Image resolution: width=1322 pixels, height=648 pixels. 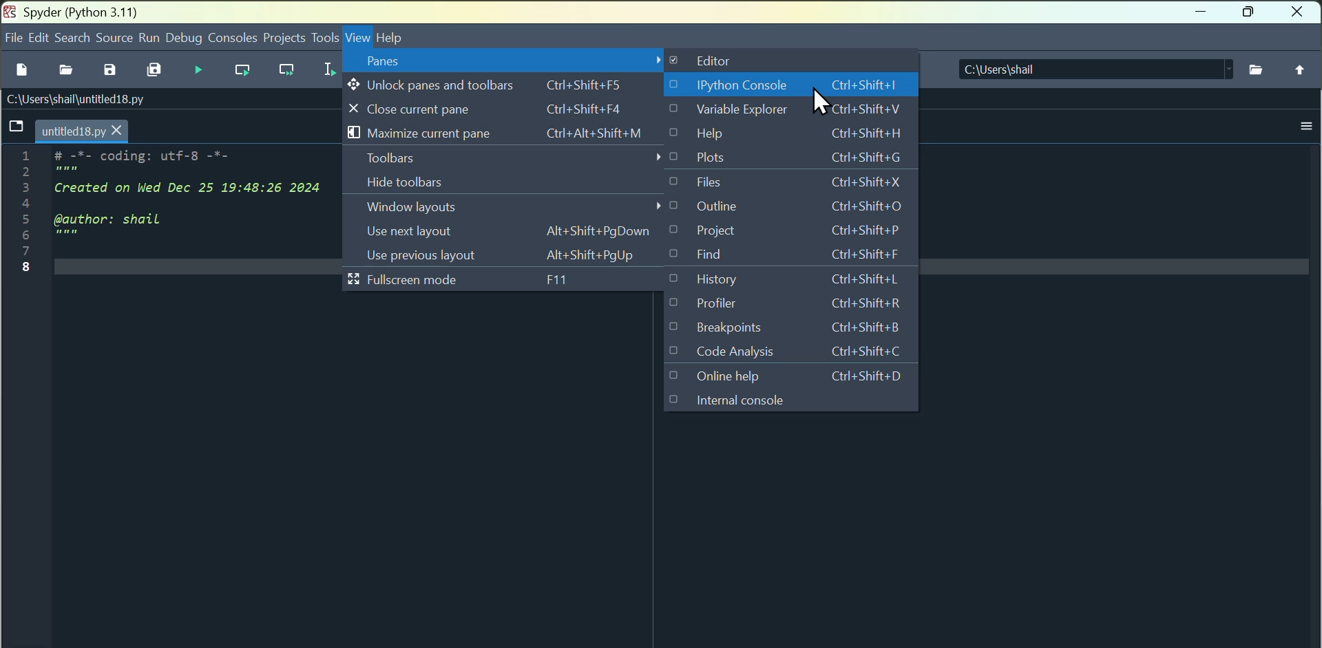 What do you see at coordinates (788, 133) in the screenshot?
I see `Help` at bounding box center [788, 133].